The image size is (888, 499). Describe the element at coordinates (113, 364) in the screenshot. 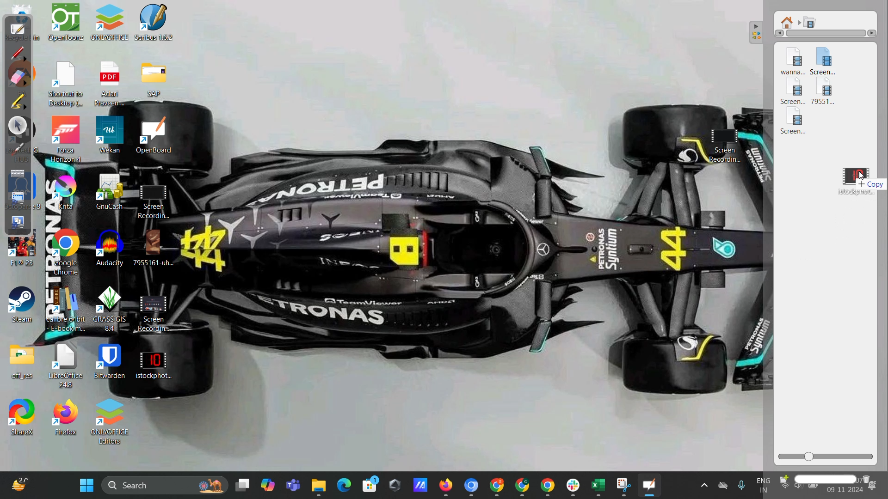

I see `Bitwarden` at that location.